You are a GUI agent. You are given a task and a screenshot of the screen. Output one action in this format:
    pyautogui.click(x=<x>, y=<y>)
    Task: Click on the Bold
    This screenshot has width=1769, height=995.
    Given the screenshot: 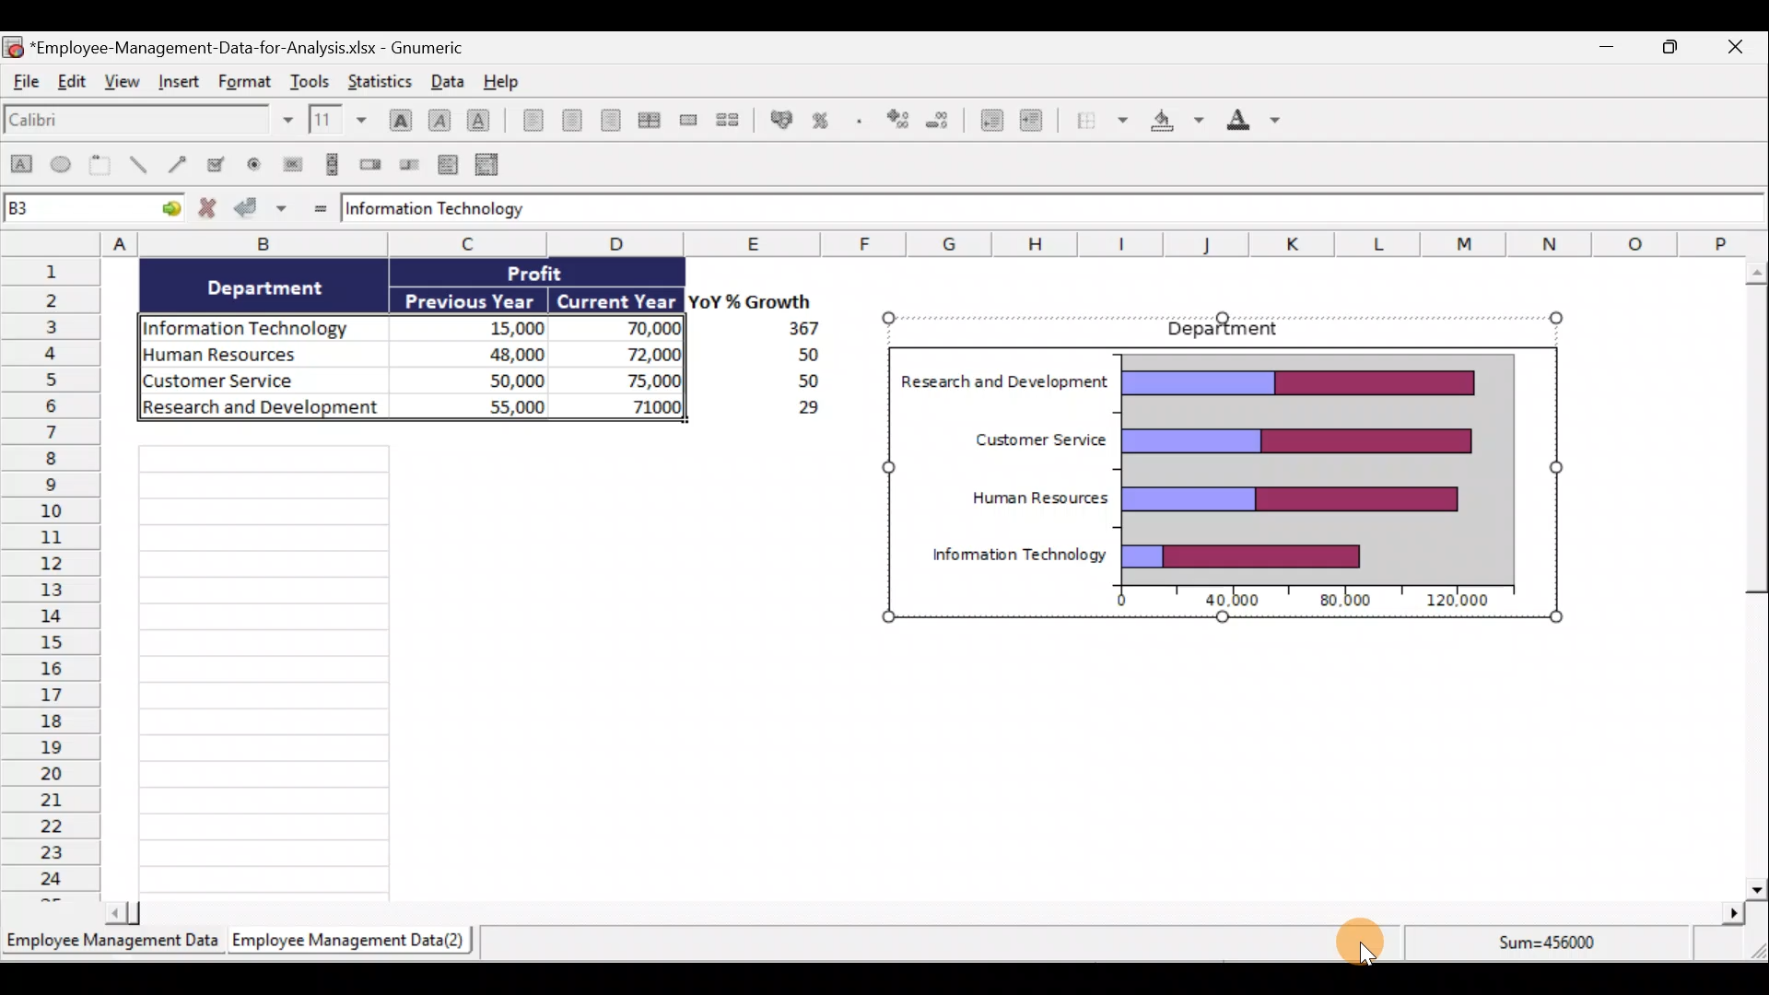 What is the action you would take?
    pyautogui.click(x=397, y=113)
    